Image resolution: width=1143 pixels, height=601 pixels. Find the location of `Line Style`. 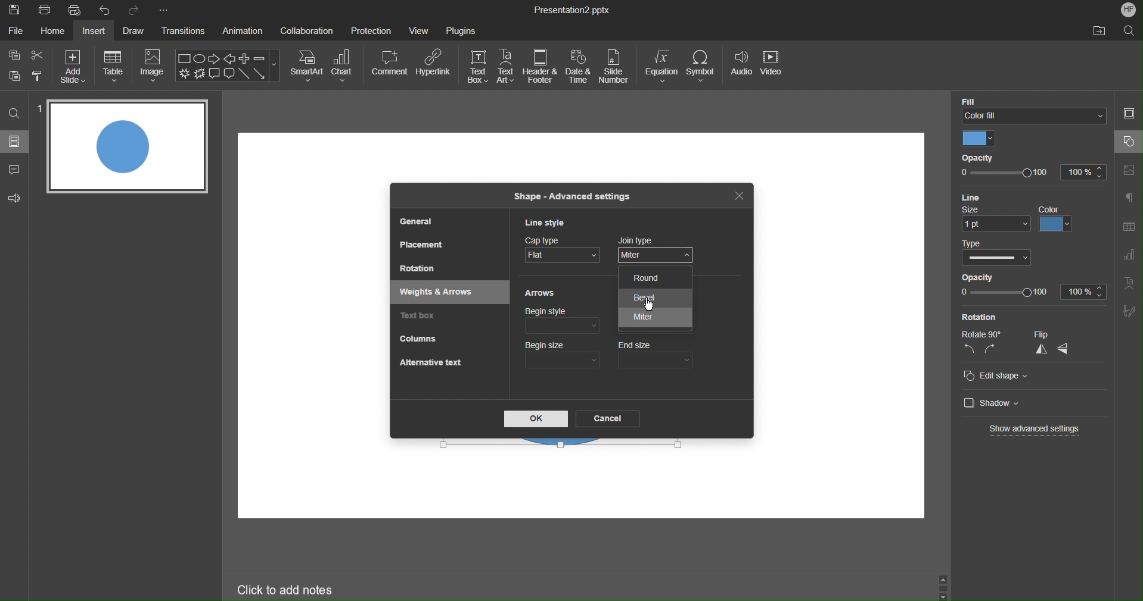

Line Style is located at coordinates (549, 224).